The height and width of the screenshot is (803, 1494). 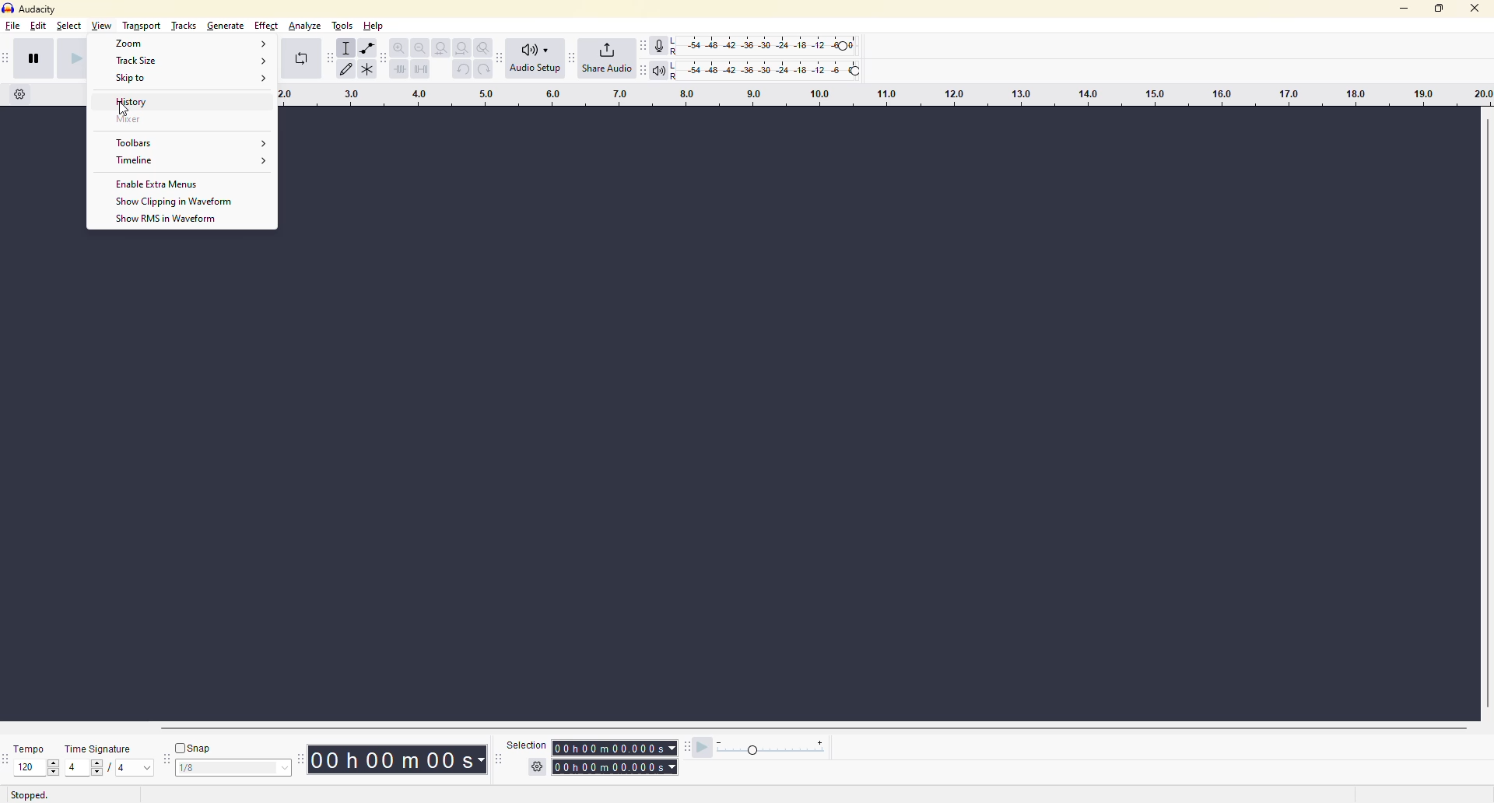 What do you see at coordinates (1401, 12) in the screenshot?
I see `minimize` at bounding box center [1401, 12].